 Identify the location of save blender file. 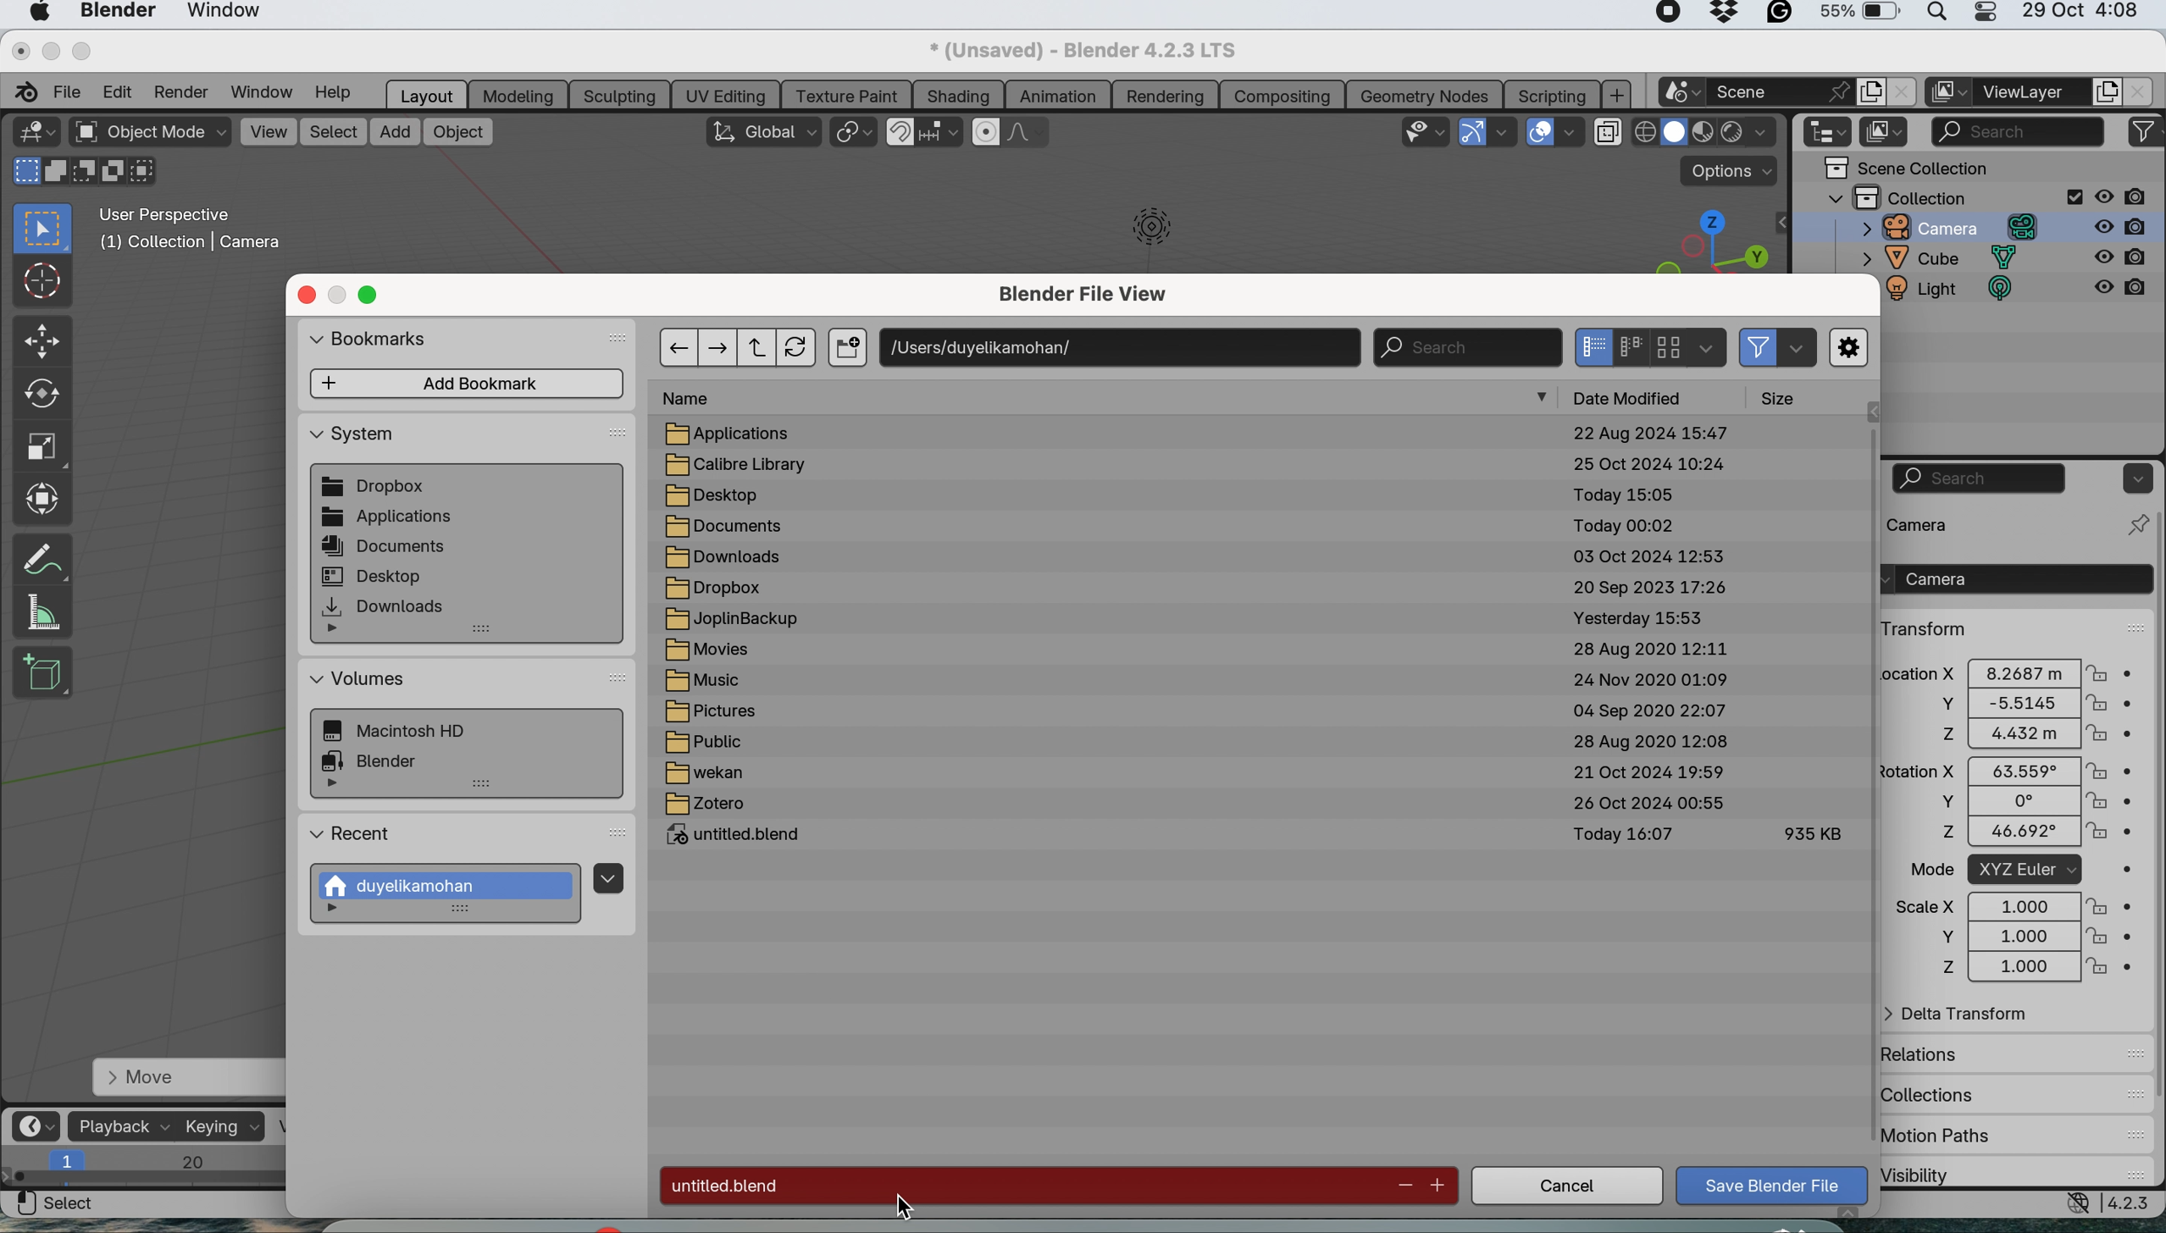
(1775, 1186).